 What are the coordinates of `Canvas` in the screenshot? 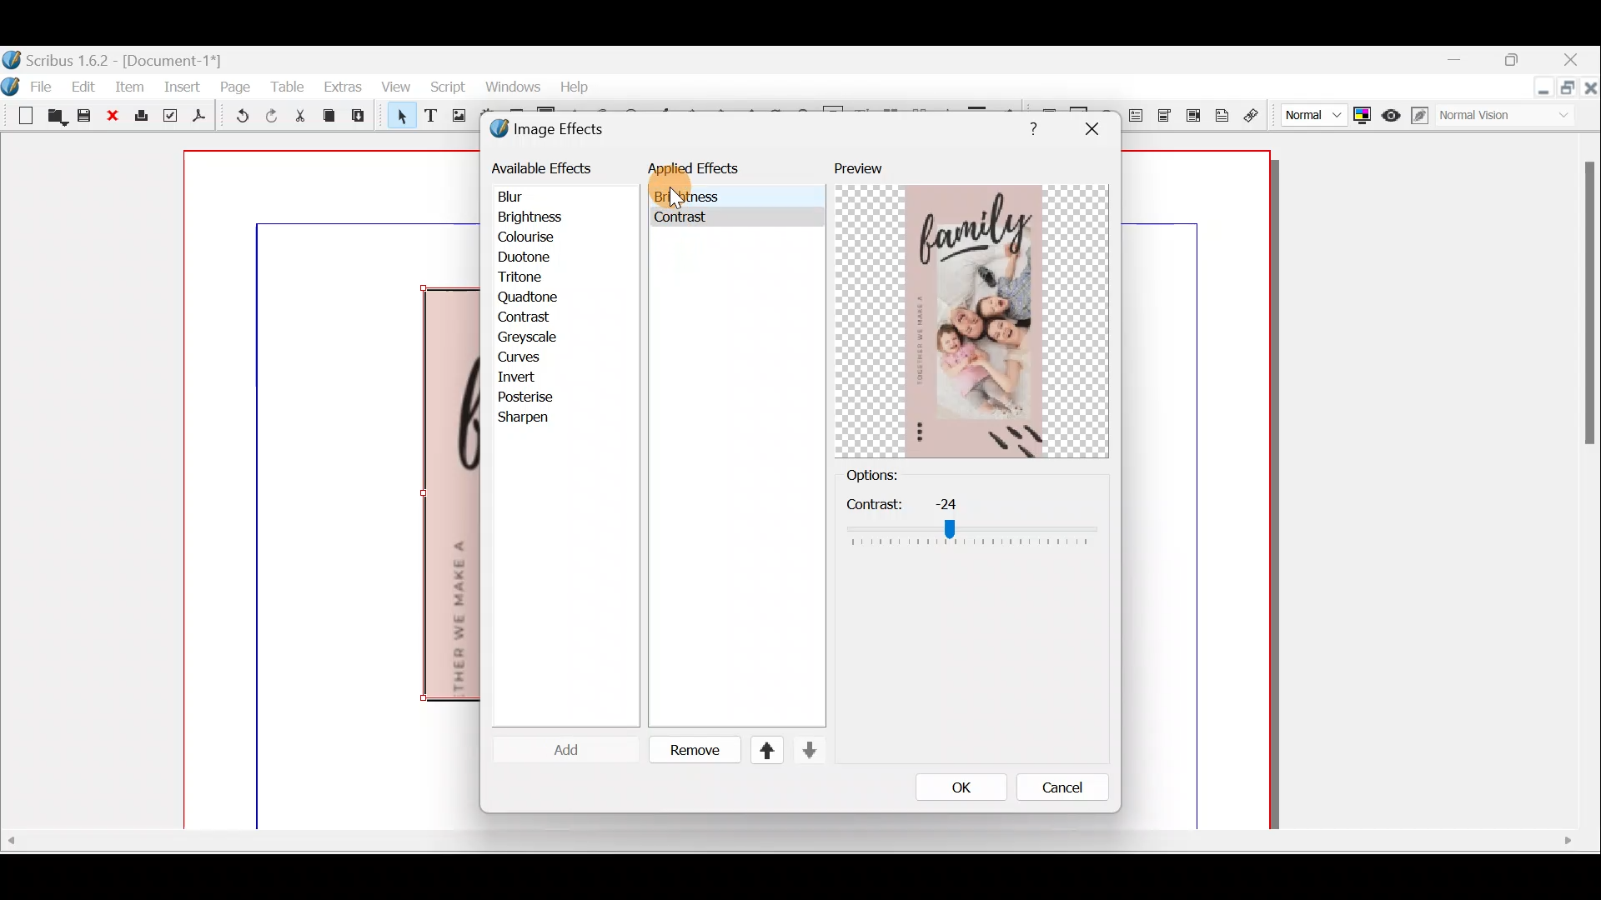 It's located at (333, 491).